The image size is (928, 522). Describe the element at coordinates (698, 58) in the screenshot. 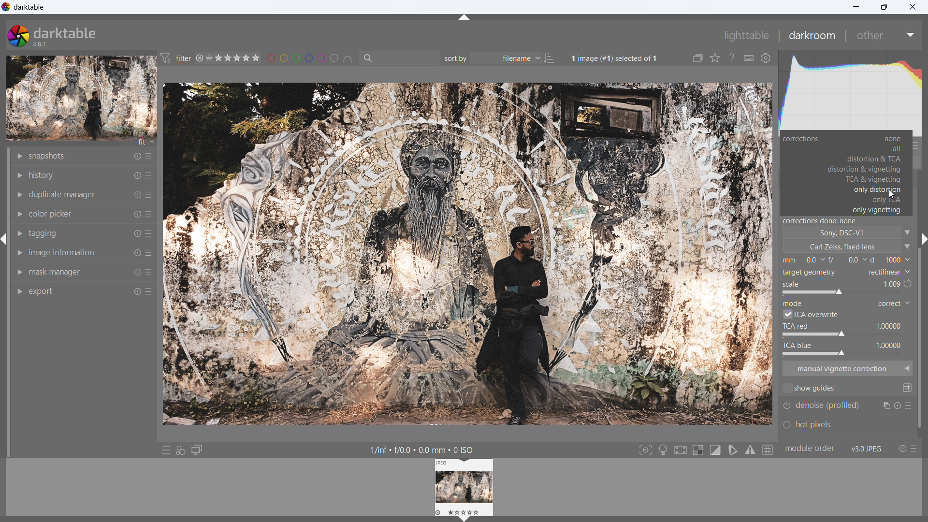

I see `collapse grouped images` at that location.